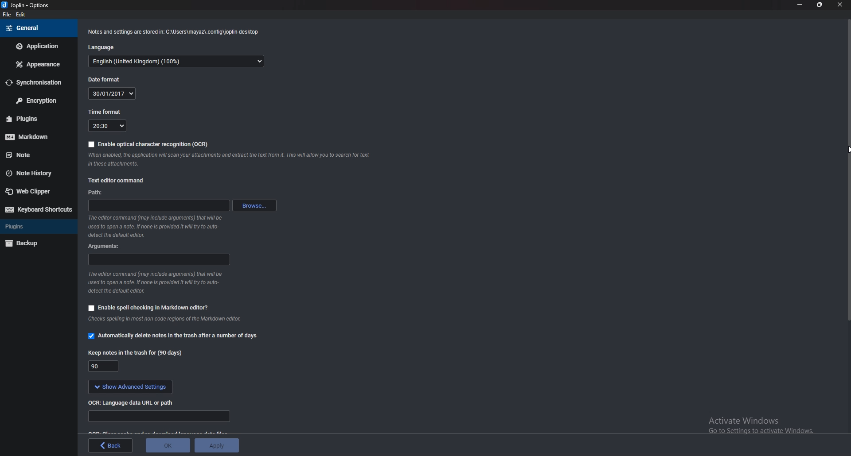 This screenshot has height=456, width=851. What do you see at coordinates (30, 155) in the screenshot?
I see `note` at bounding box center [30, 155].